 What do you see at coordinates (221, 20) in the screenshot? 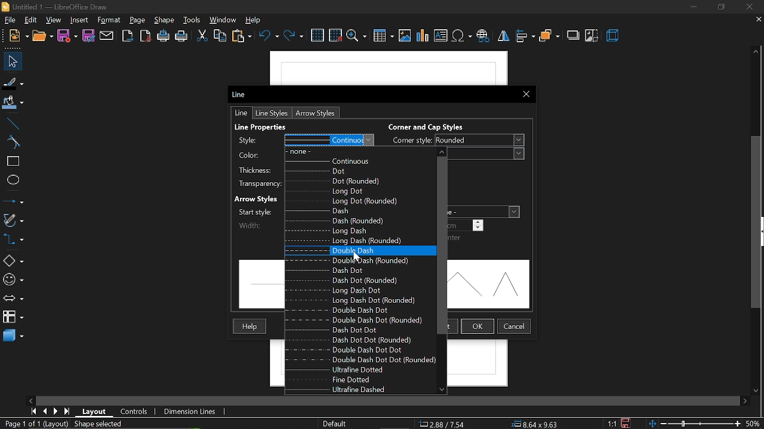
I see `window` at bounding box center [221, 20].